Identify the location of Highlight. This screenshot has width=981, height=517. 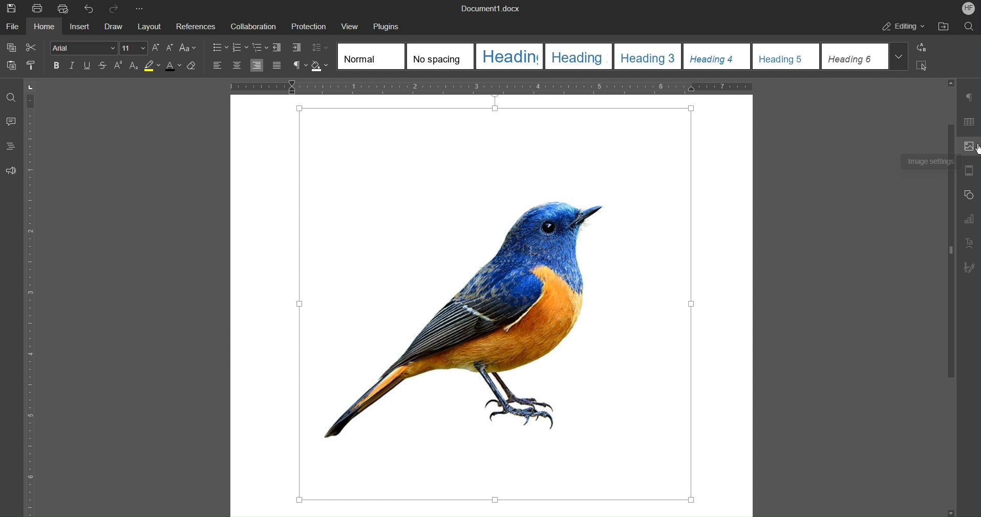
(152, 67).